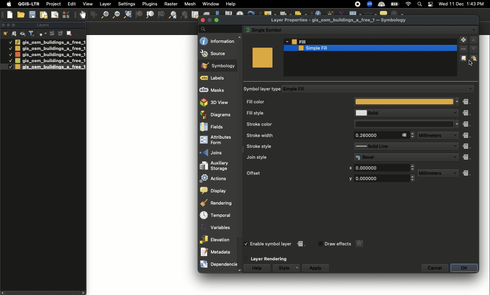 This screenshot has width=490, height=295. Describe the element at coordinates (349, 179) in the screenshot. I see `y` at that location.